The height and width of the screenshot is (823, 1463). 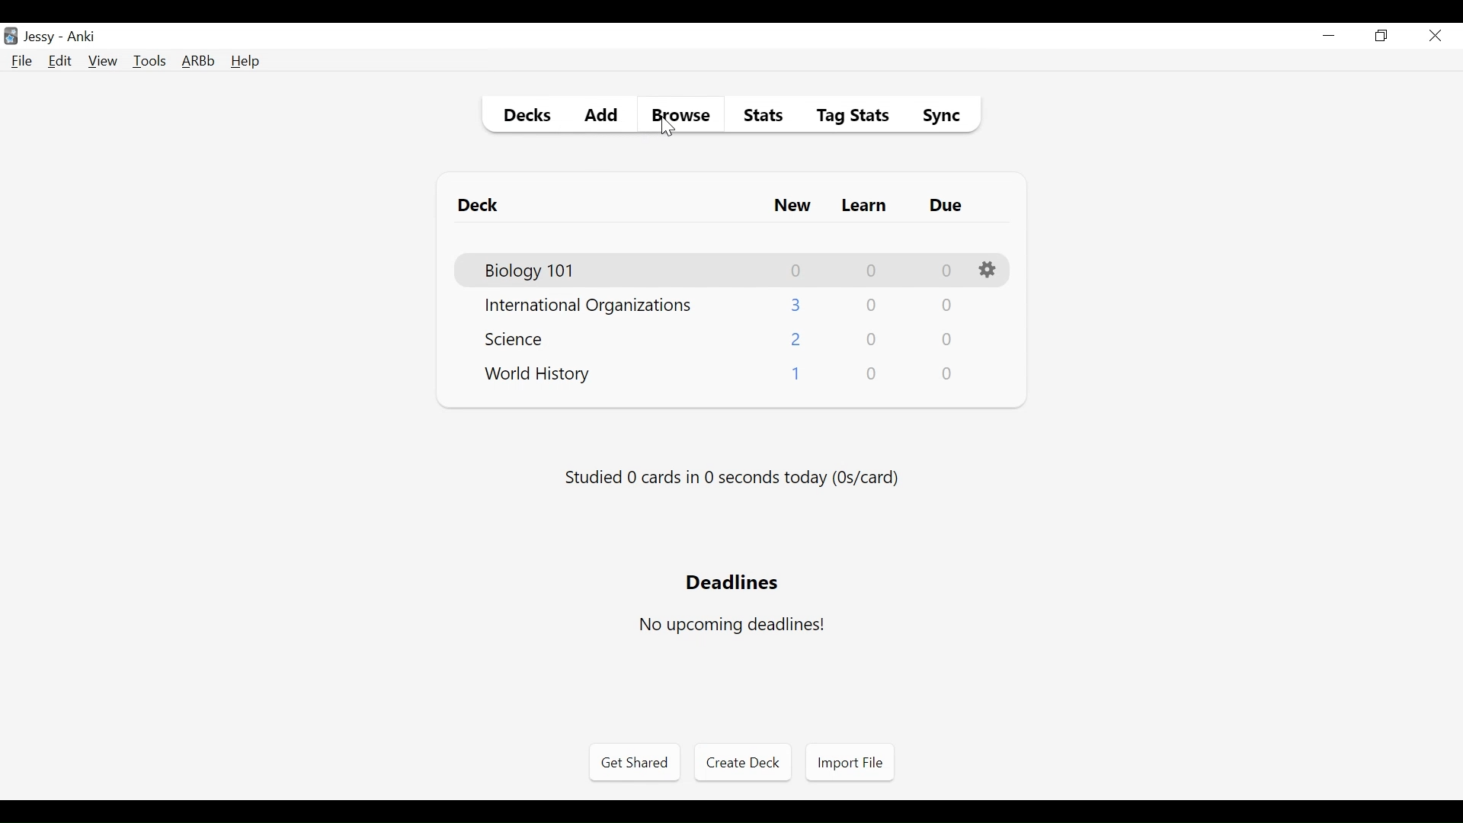 What do you see at coordinates (1382, 37) in the screenshot?
I see `Restore` at bounding box center [1382, 37].